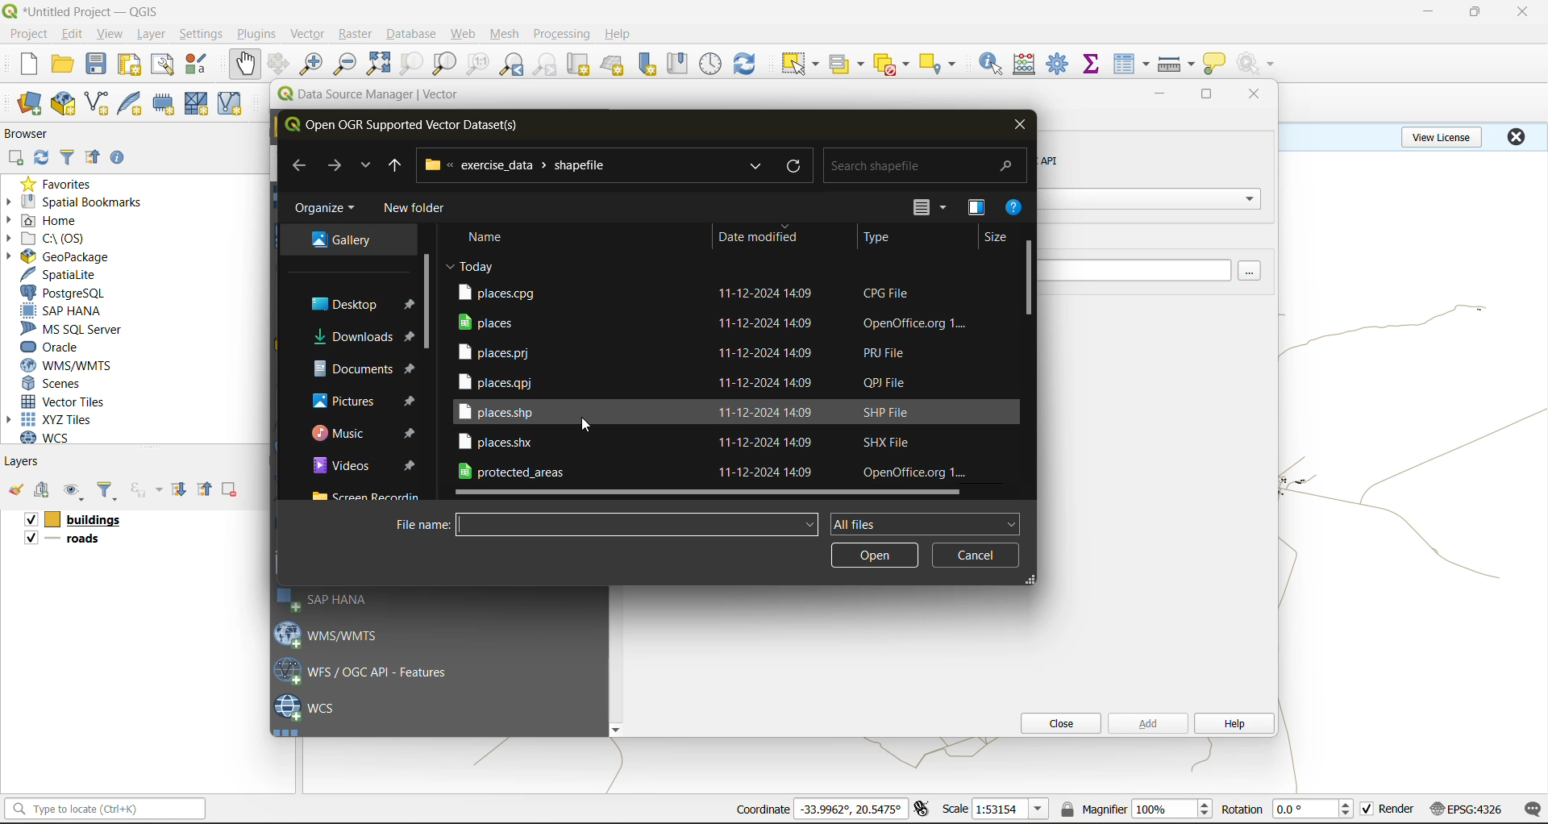 The height and width of the screenshot is (824, 1548). I want to click on geopackage, so click(58, 256).